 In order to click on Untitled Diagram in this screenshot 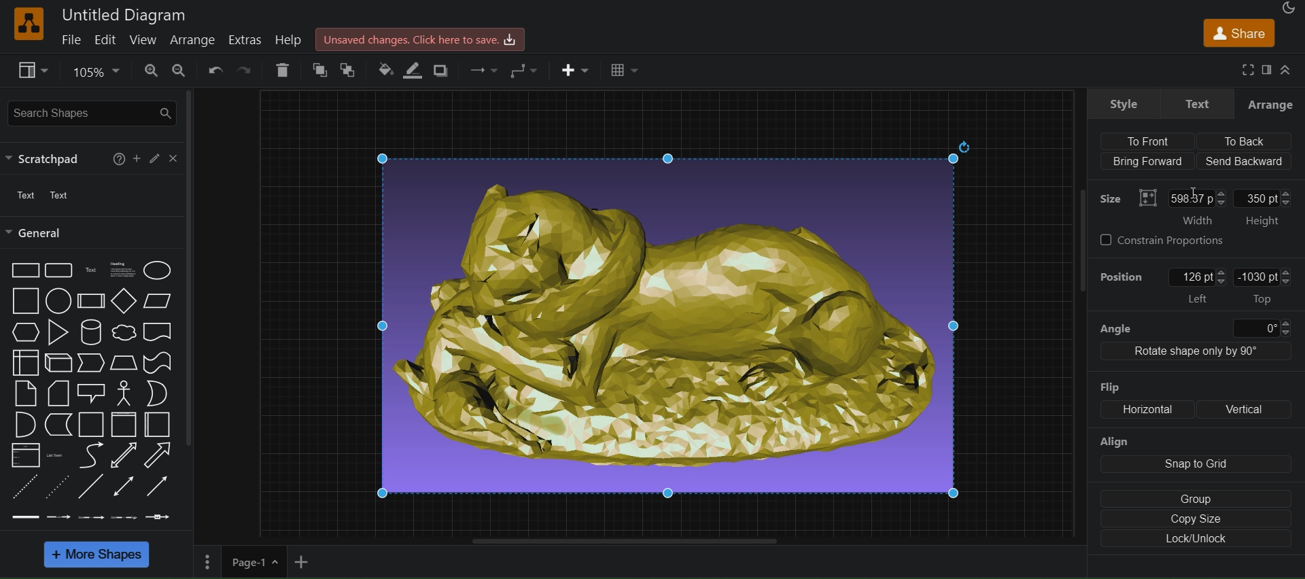, I will do `click(129, 15)`.